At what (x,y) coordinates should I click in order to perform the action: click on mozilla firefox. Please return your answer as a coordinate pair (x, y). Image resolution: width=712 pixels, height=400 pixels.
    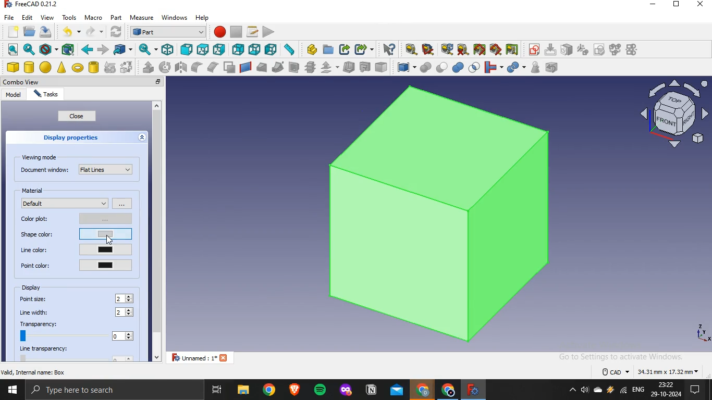
    Looking at the image, I should click on (346, 391).